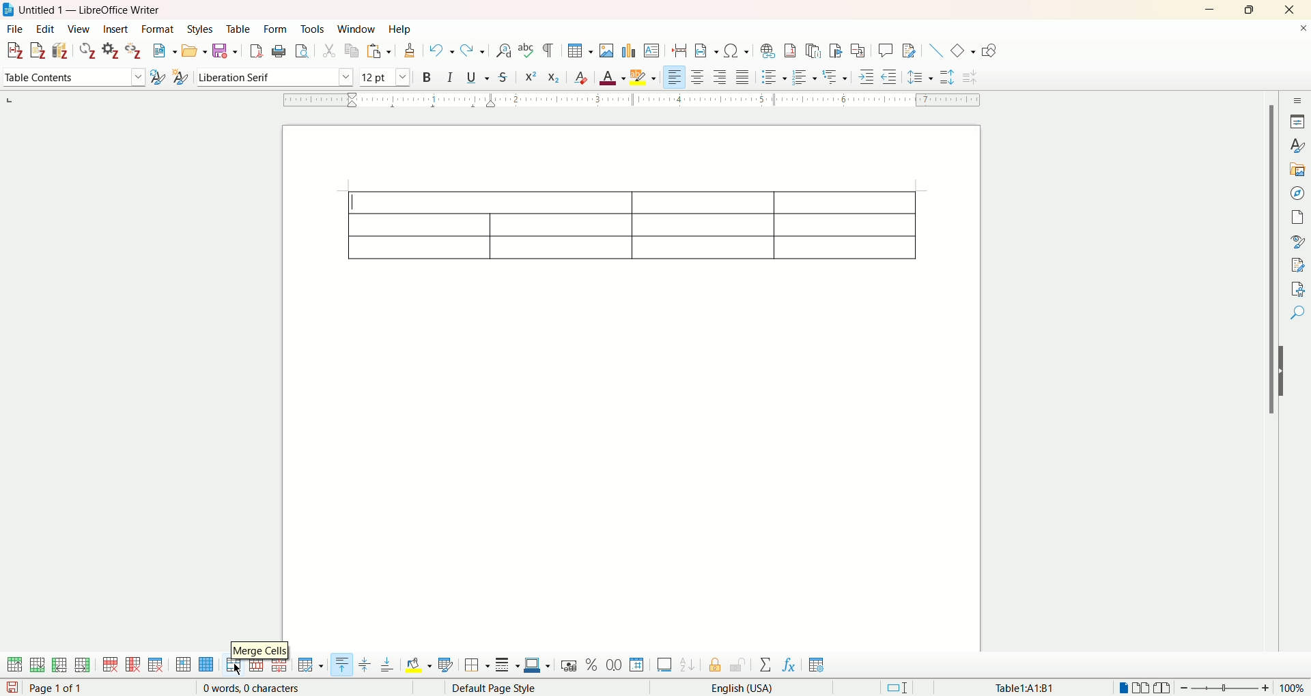 This screenshot has height=696, width=1311. I want to click on delete column, so click(135, 665).